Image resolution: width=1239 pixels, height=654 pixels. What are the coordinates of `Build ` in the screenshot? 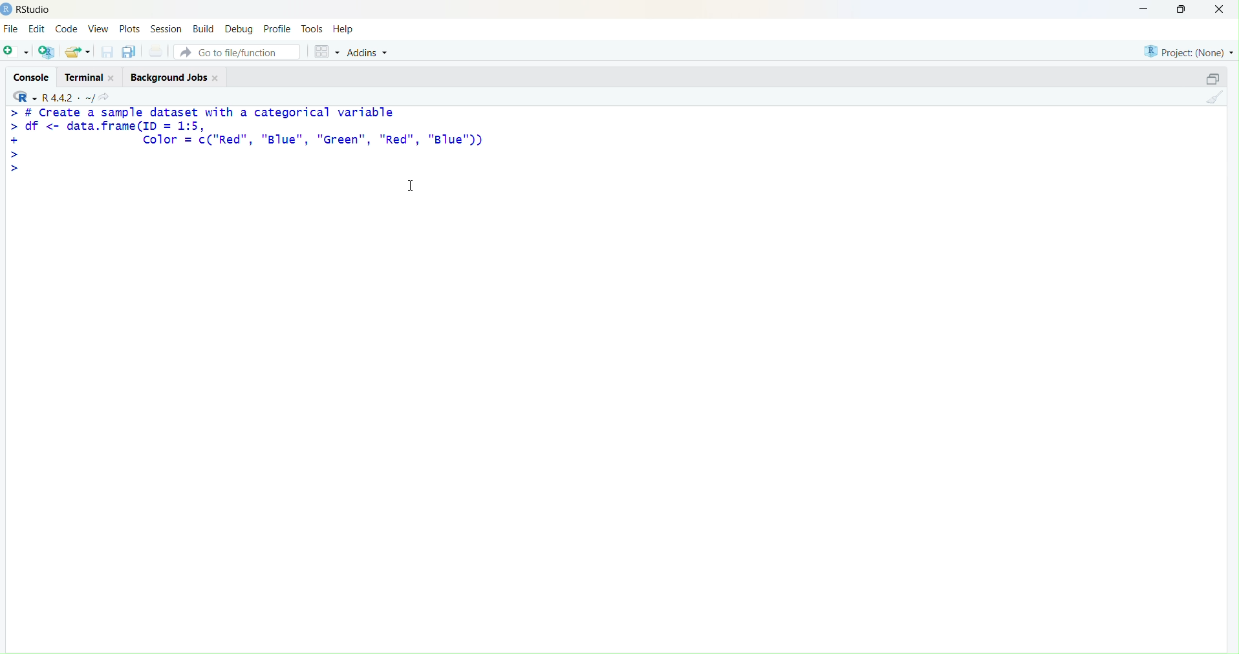 It's located at (205, 28).